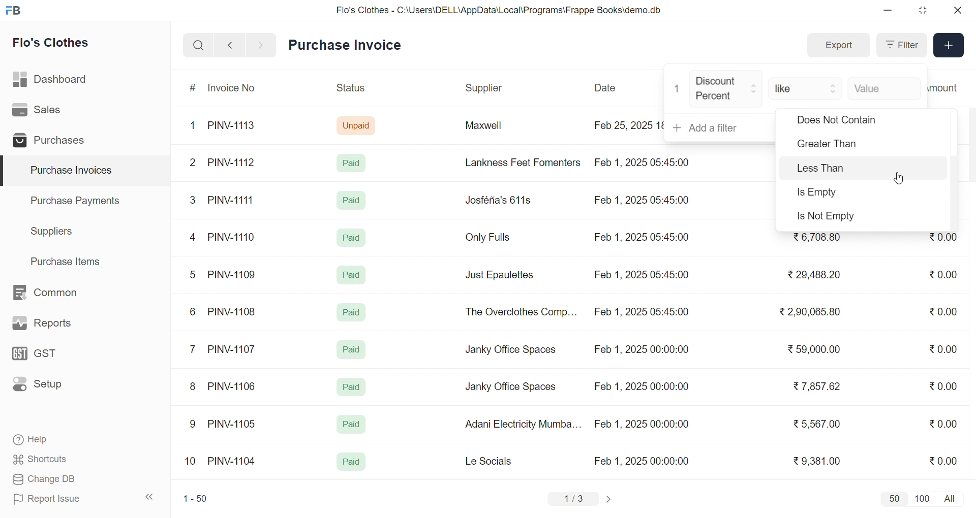 This screenshot has width=976, height=518. Describe the element at coordinates (678, 89) in the screenshot. I see `1` at that location.